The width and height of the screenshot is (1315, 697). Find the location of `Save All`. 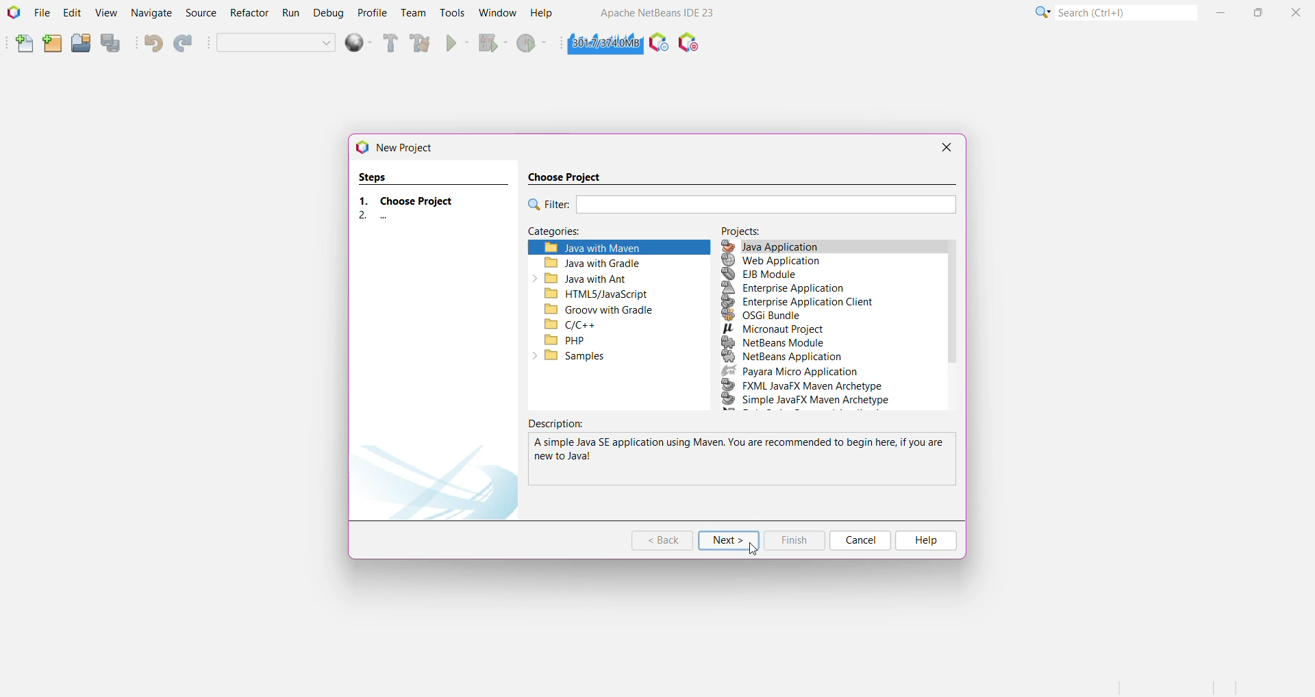

Save All is located at coordinates (112, 44).